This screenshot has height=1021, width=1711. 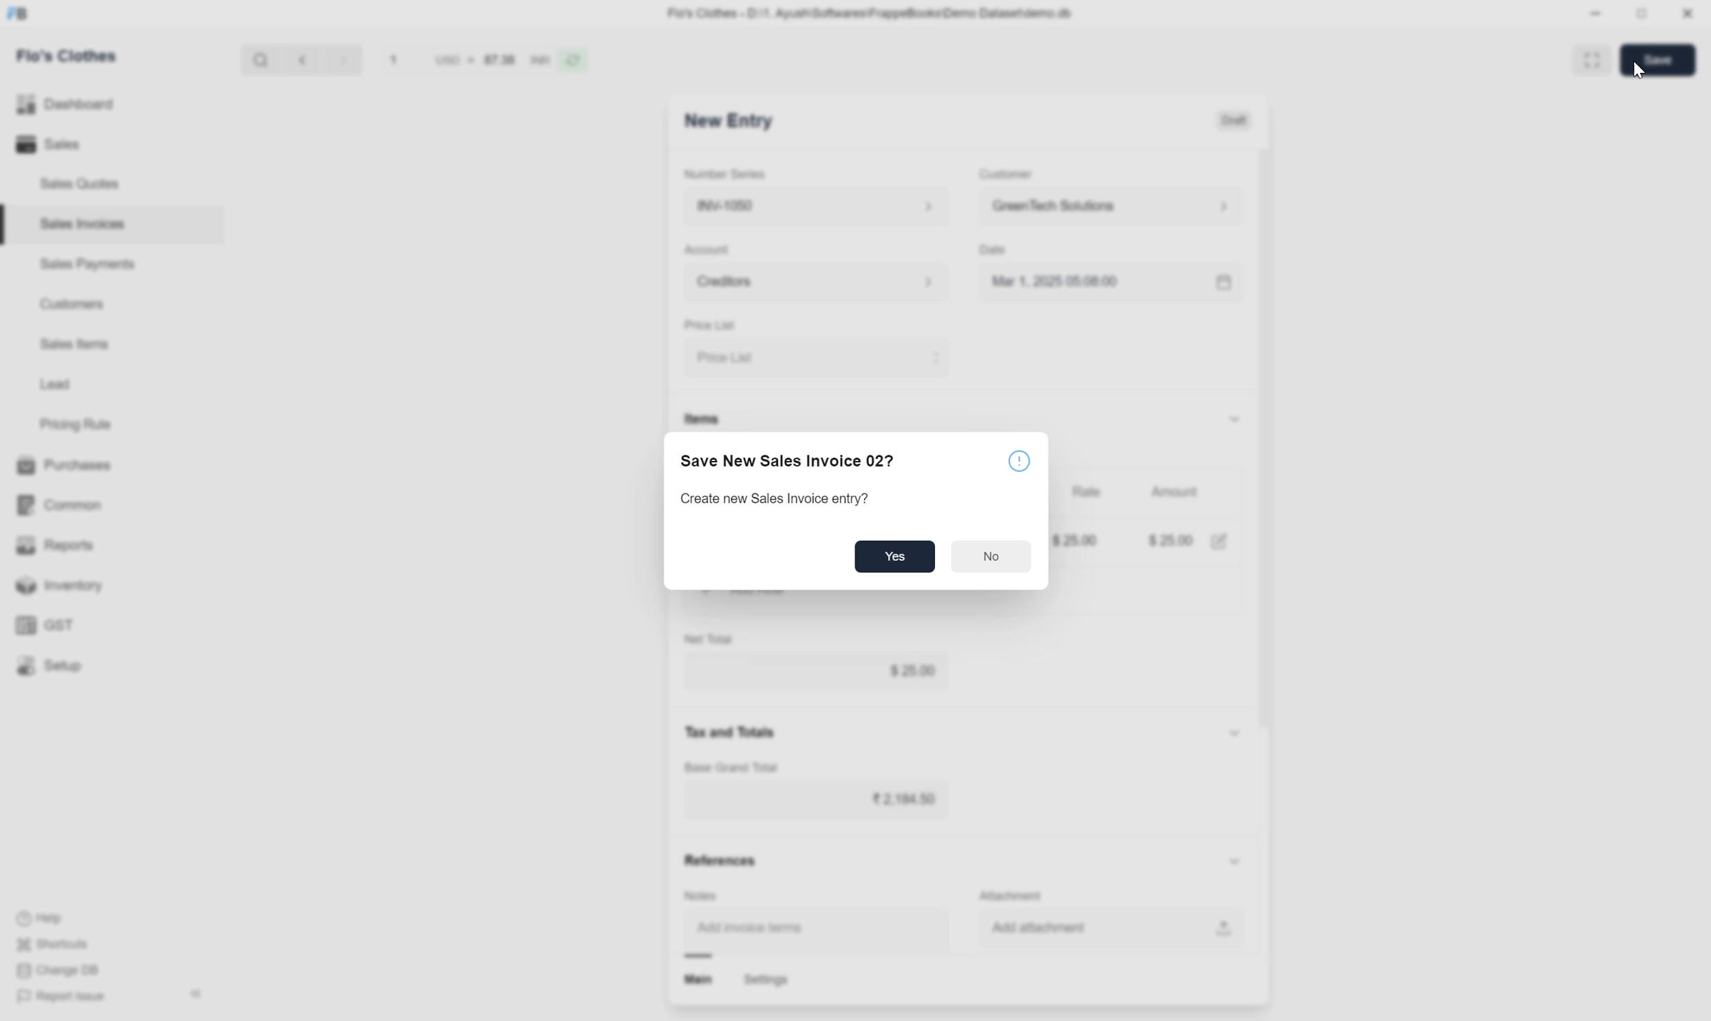 I want to click on Net Total, so click(x=714, y=637).